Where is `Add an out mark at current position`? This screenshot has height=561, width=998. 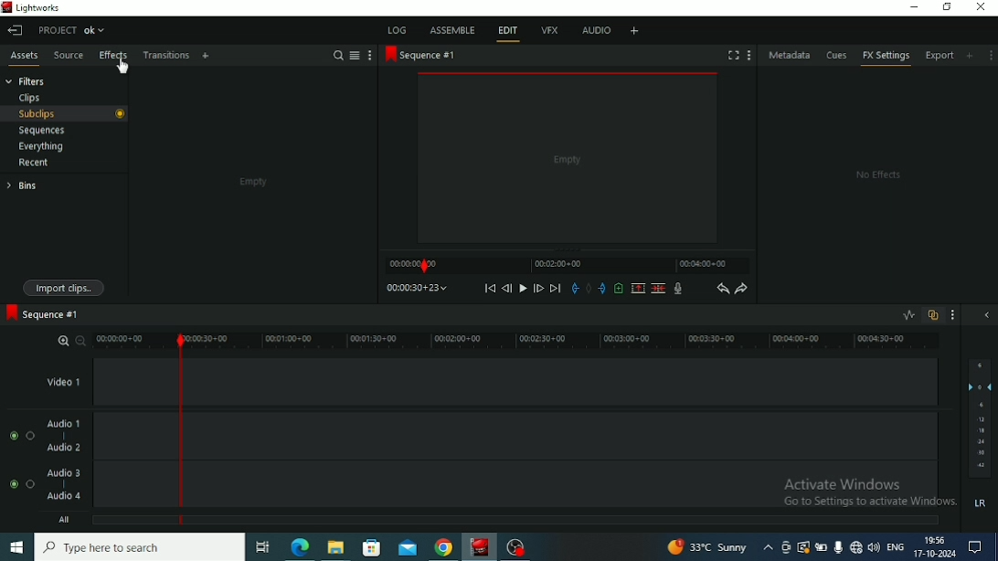 Add an out mark at current position is located at coordinates (602, 289).